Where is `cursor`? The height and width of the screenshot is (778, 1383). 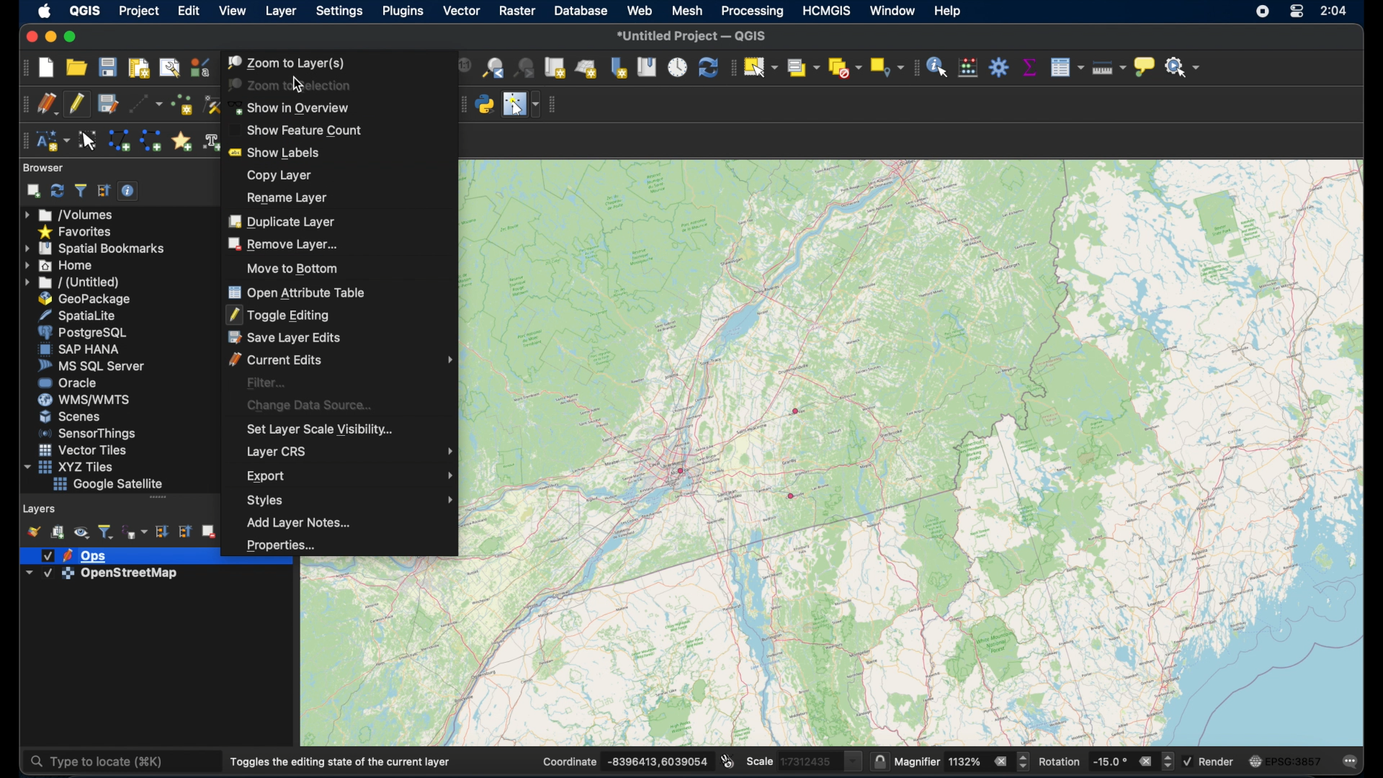
cursor is located at coordinates (301, 87).